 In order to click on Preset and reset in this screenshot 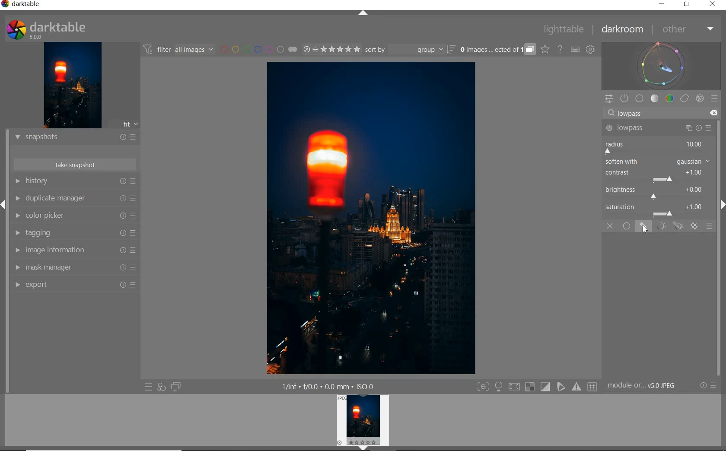, I will do `click(135, 217)`.